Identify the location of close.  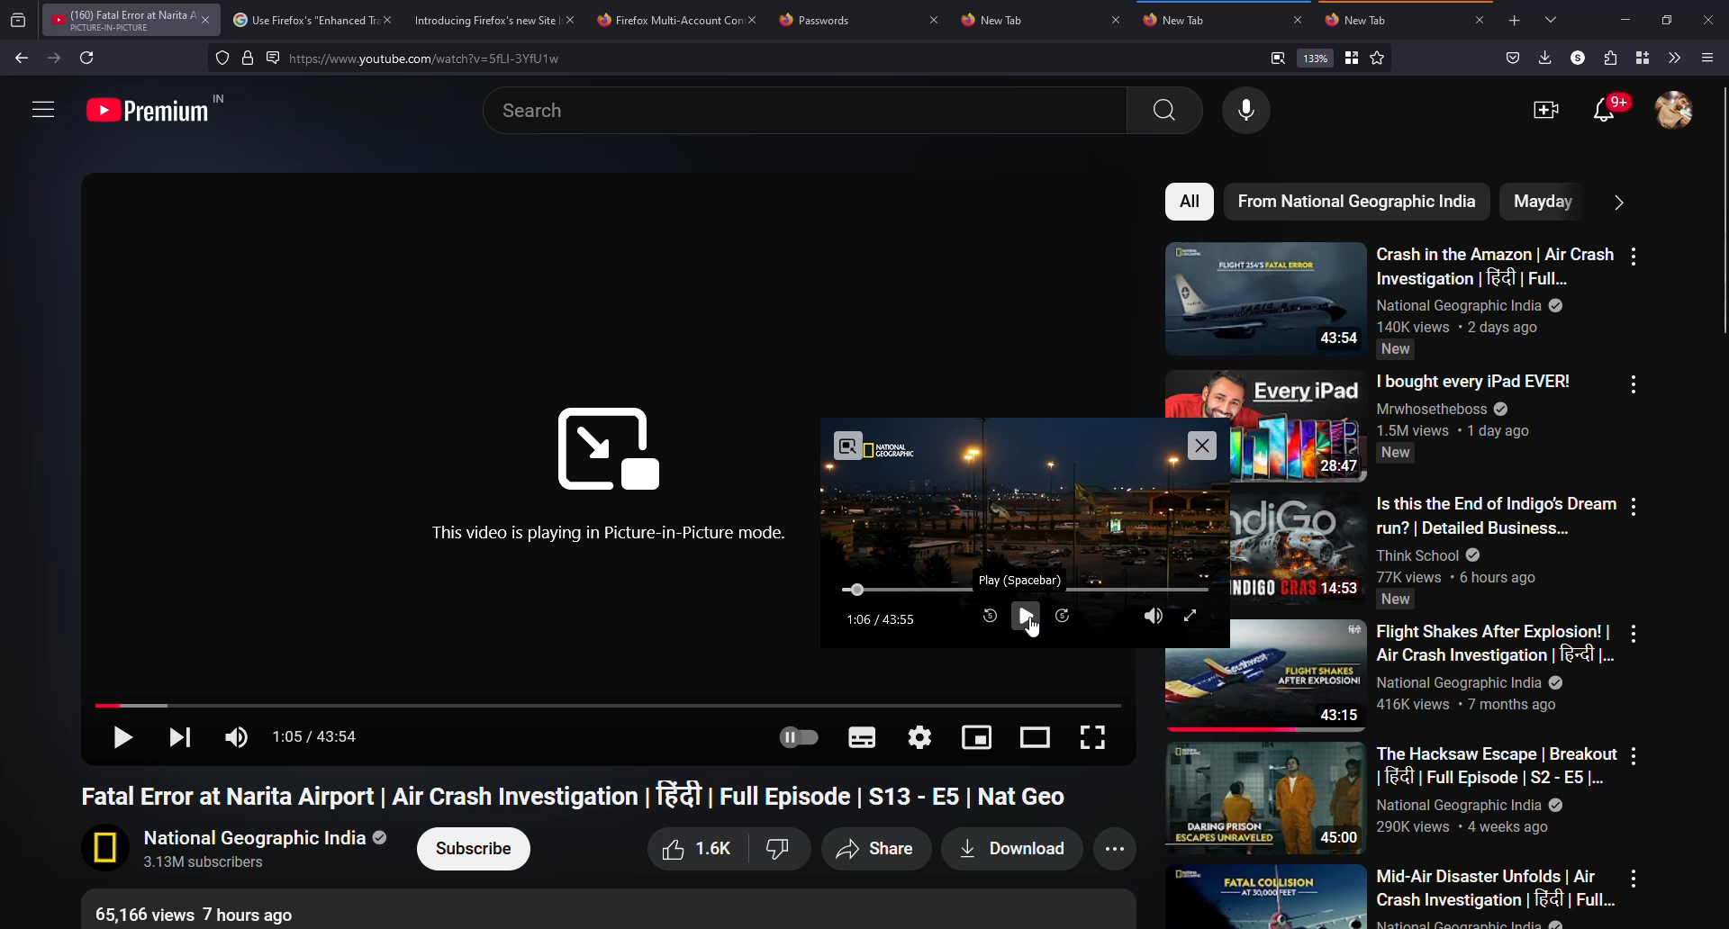
(934, 19).